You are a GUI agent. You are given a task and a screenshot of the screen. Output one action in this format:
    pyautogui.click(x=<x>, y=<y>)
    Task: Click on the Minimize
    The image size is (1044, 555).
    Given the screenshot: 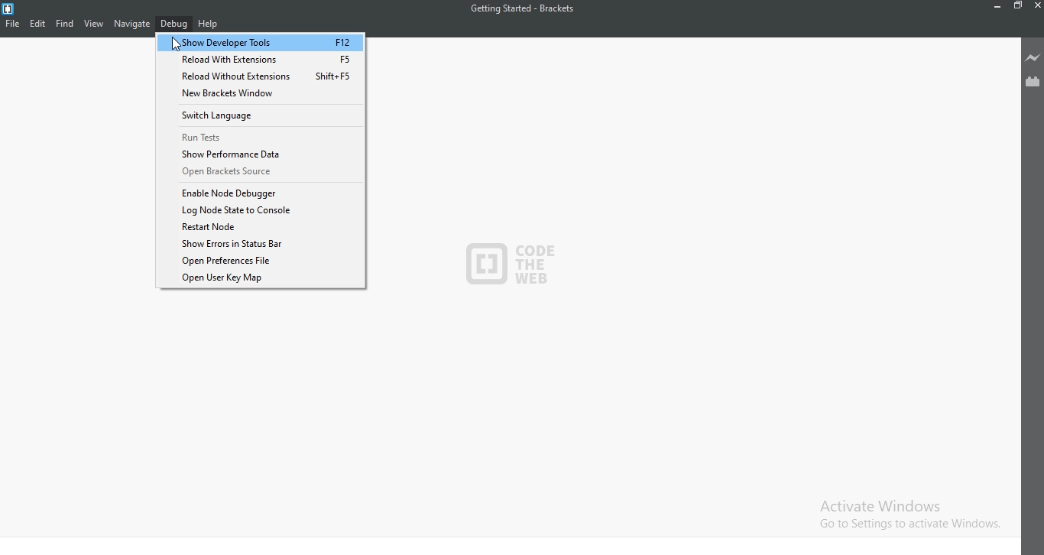 What is the action you would take?
    pyautogui.click(x=997, y=6)
    